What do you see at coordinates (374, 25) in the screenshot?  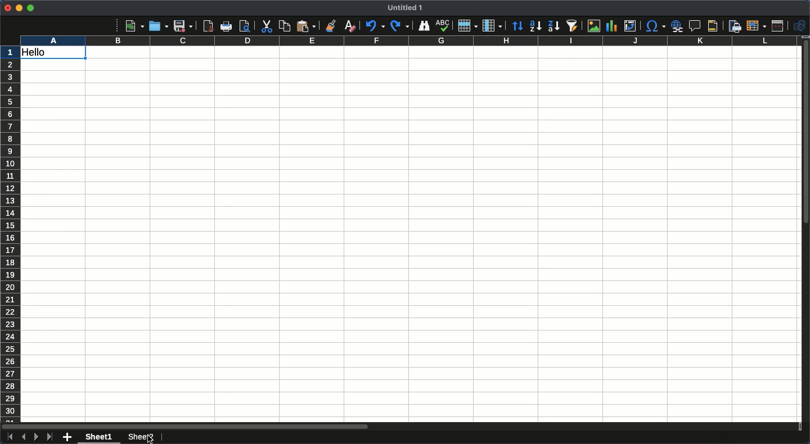 I see `Undo` at bounding box center [374, 25].